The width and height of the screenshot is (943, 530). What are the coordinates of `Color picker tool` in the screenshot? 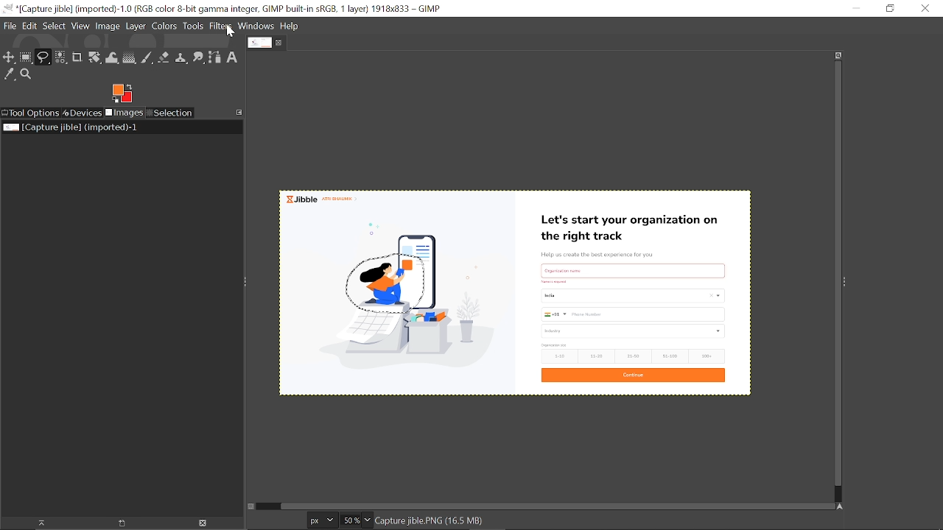 It's located at (10, 75).